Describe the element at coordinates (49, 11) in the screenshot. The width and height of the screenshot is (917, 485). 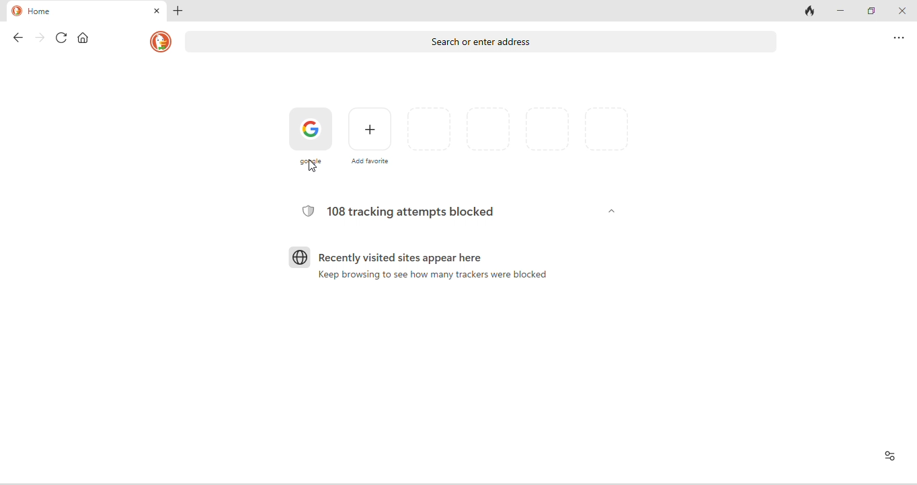
I see `home` at that location.